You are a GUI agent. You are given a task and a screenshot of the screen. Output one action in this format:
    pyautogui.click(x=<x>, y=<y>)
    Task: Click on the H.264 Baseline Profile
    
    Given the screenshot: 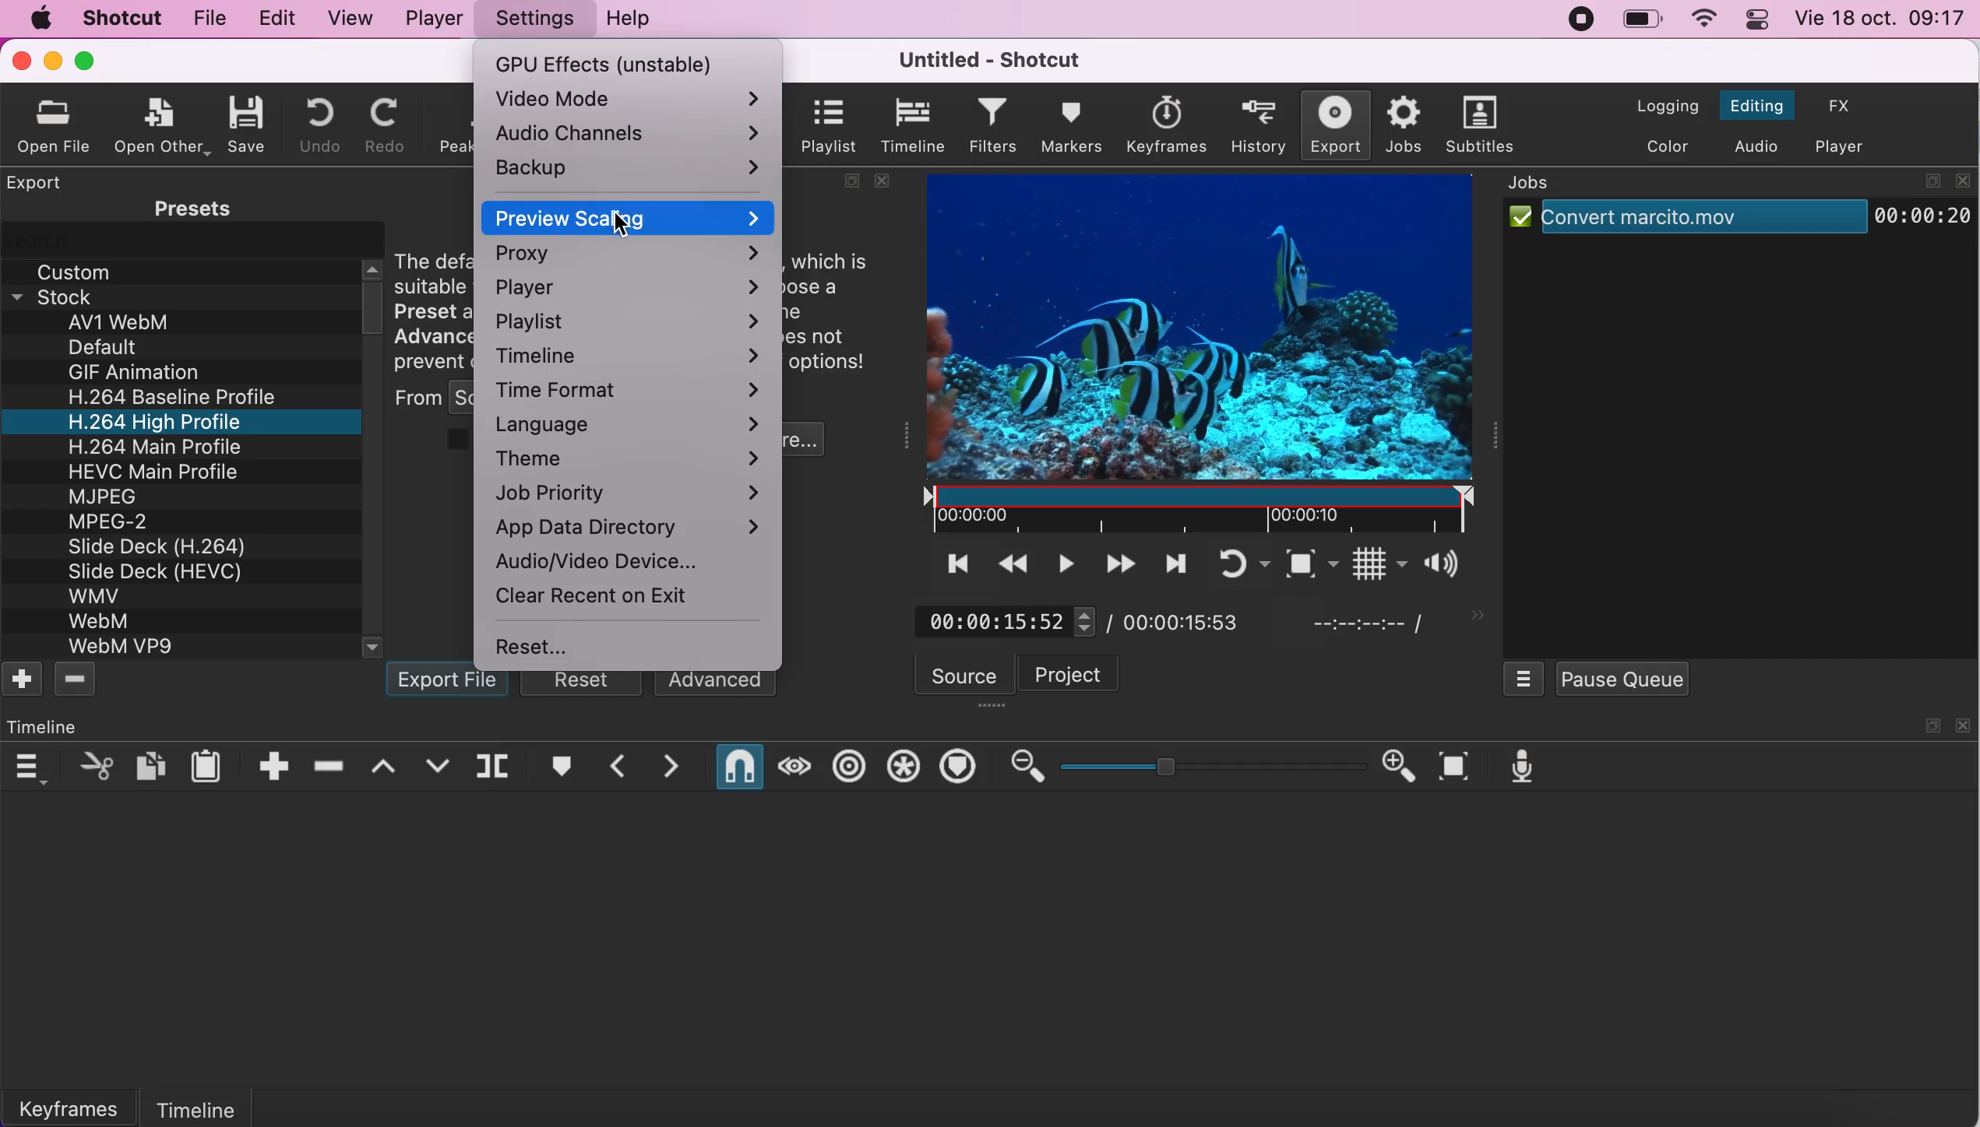 What is the action you would take?
    pyautogui.click(x=179, y=394)
    